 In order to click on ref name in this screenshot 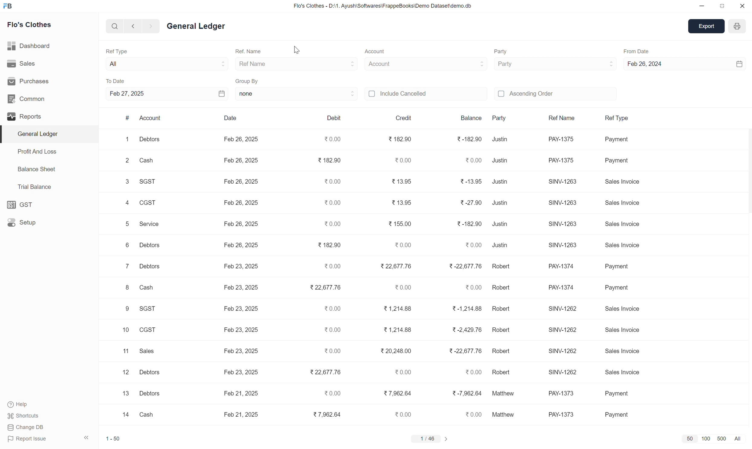, I will do `click(561, 119)`.